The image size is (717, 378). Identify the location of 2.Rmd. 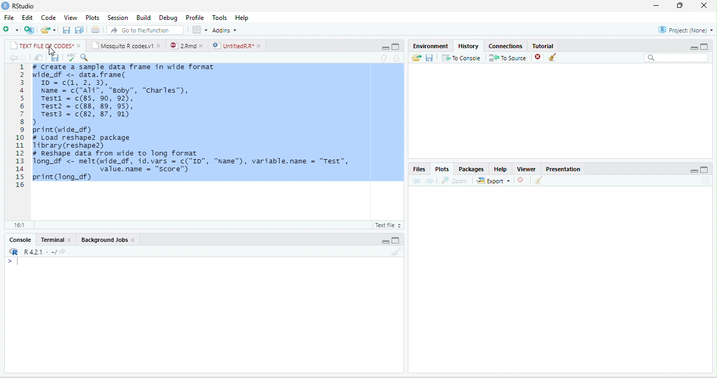
(183, 46).